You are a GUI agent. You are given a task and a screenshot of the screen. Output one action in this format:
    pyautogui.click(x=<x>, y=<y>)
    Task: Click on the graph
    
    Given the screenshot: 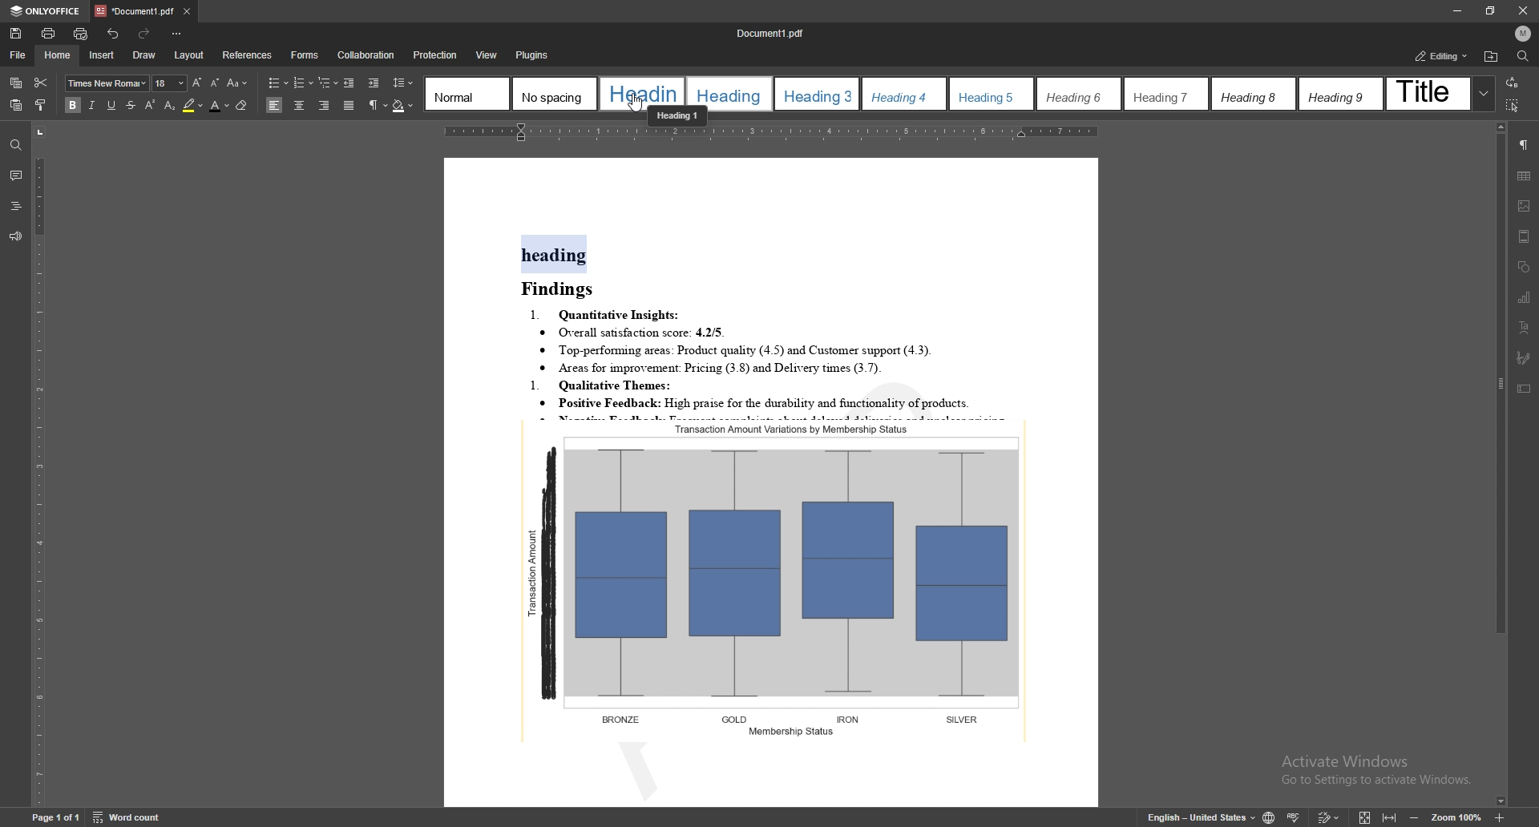 What is the action you would take?
    pyautogui.click(x=778, y=579)
    